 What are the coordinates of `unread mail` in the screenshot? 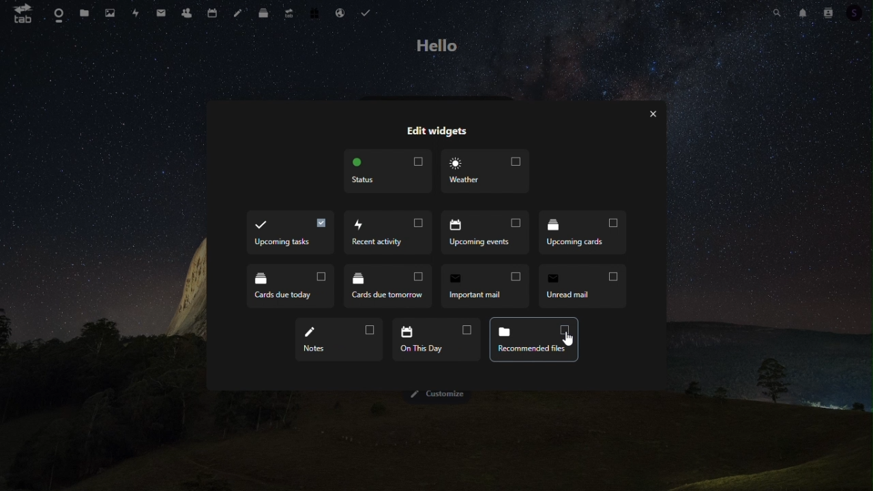 It's located at (487, 285).